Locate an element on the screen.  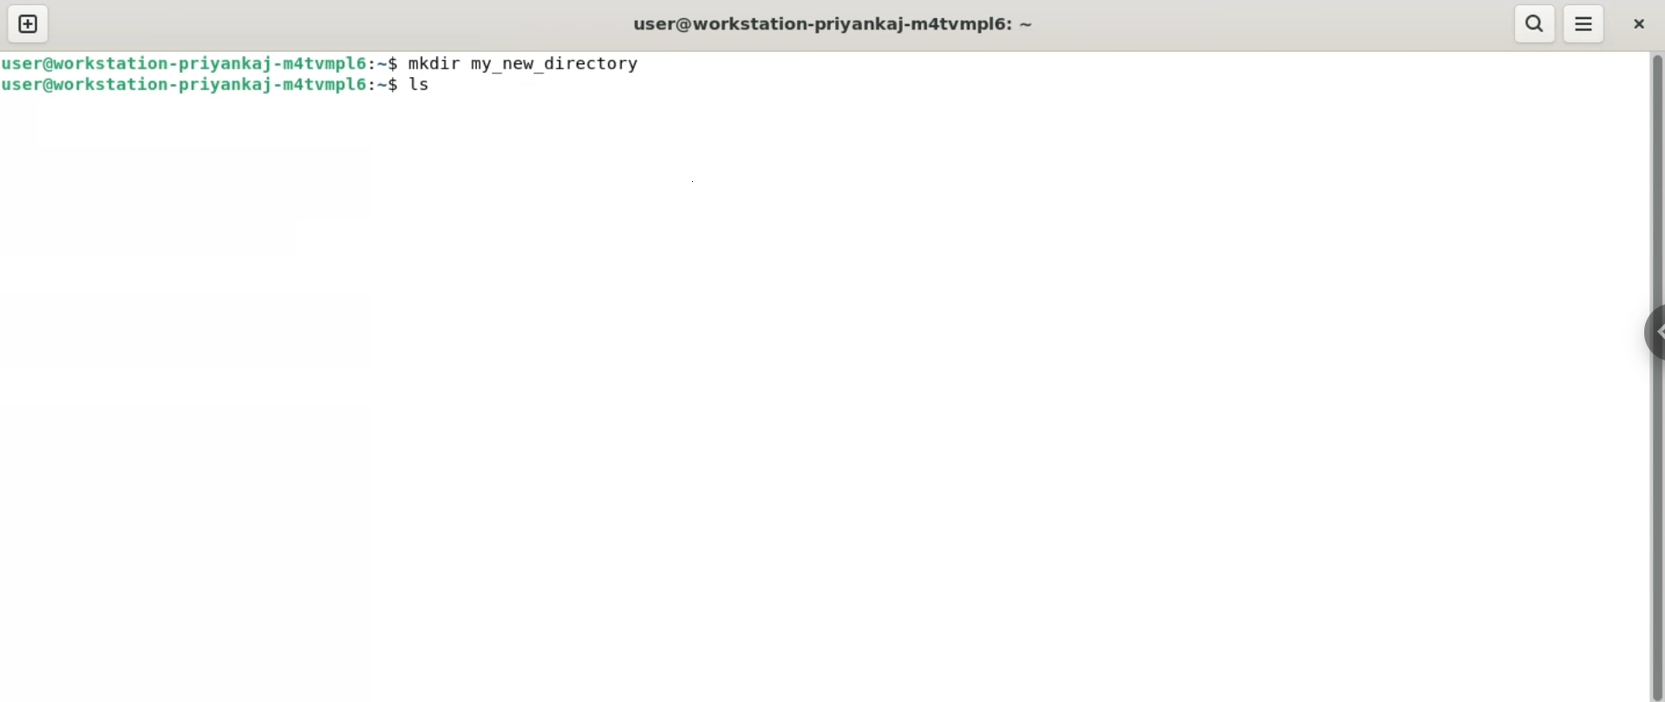
close is located at coordinates (1642, 23).